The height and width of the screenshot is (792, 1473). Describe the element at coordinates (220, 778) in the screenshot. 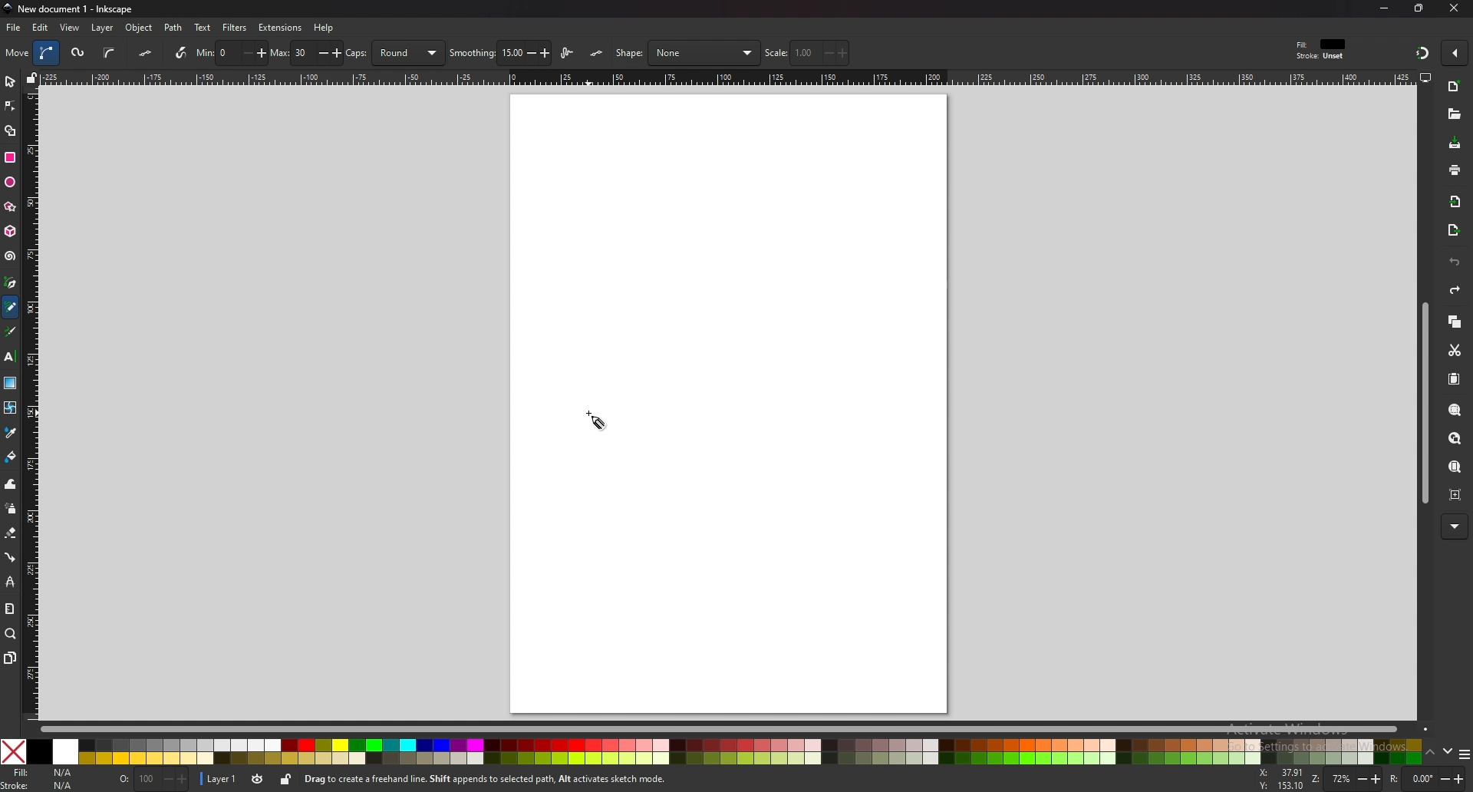

I see `layer` at that location.